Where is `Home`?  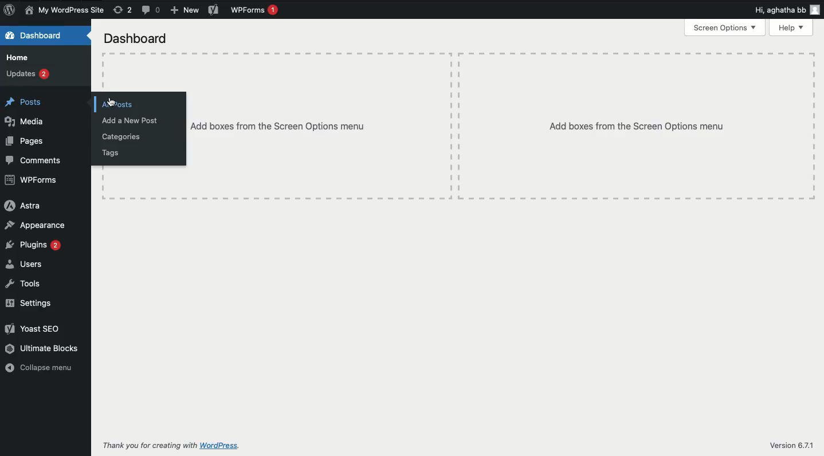 Home is located at coordinates (17, 58).